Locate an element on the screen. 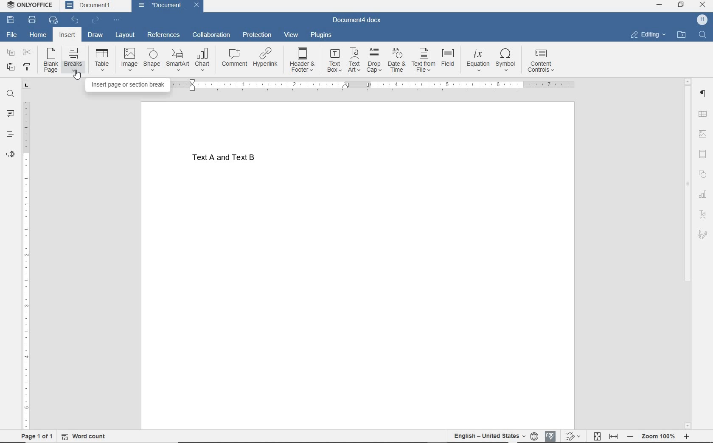 This screenshot has height=443, width=713. SYSTEM NAME is located at coordinates (31, 6).